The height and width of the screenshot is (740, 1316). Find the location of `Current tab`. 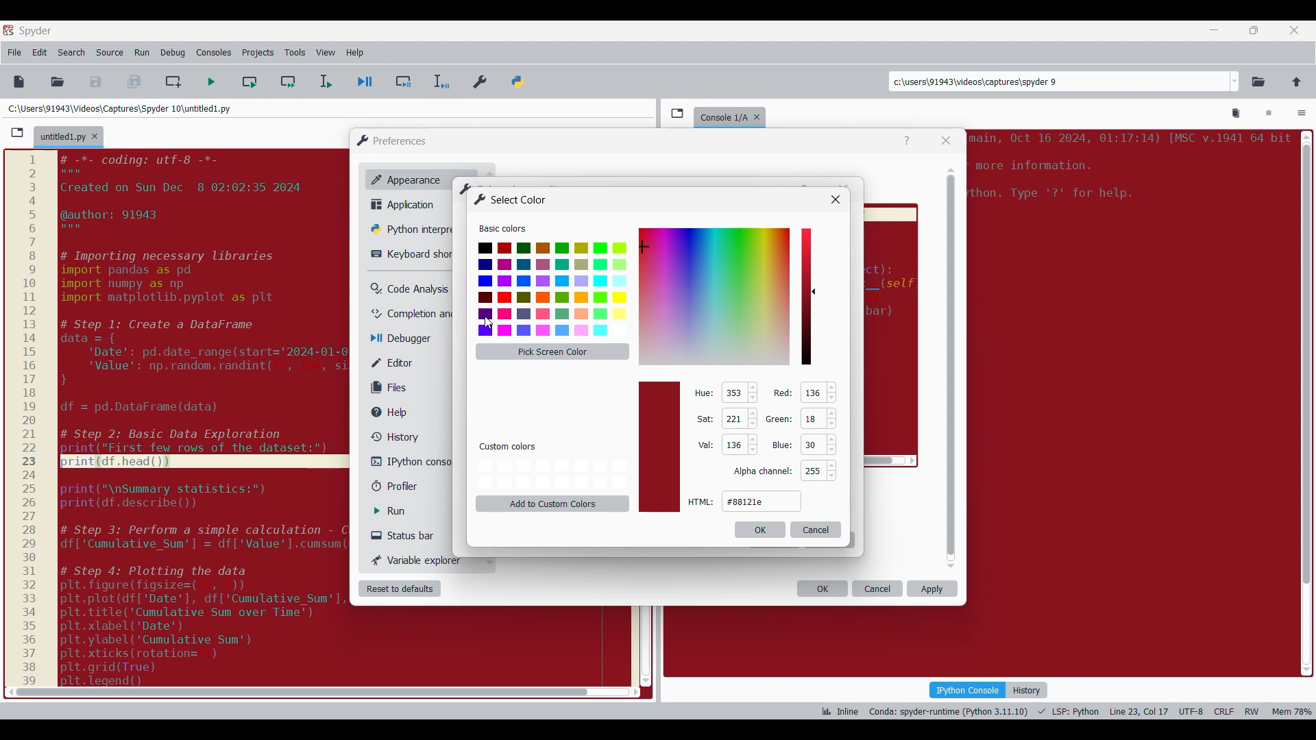

Current tab is located at coordinates (62, 138).